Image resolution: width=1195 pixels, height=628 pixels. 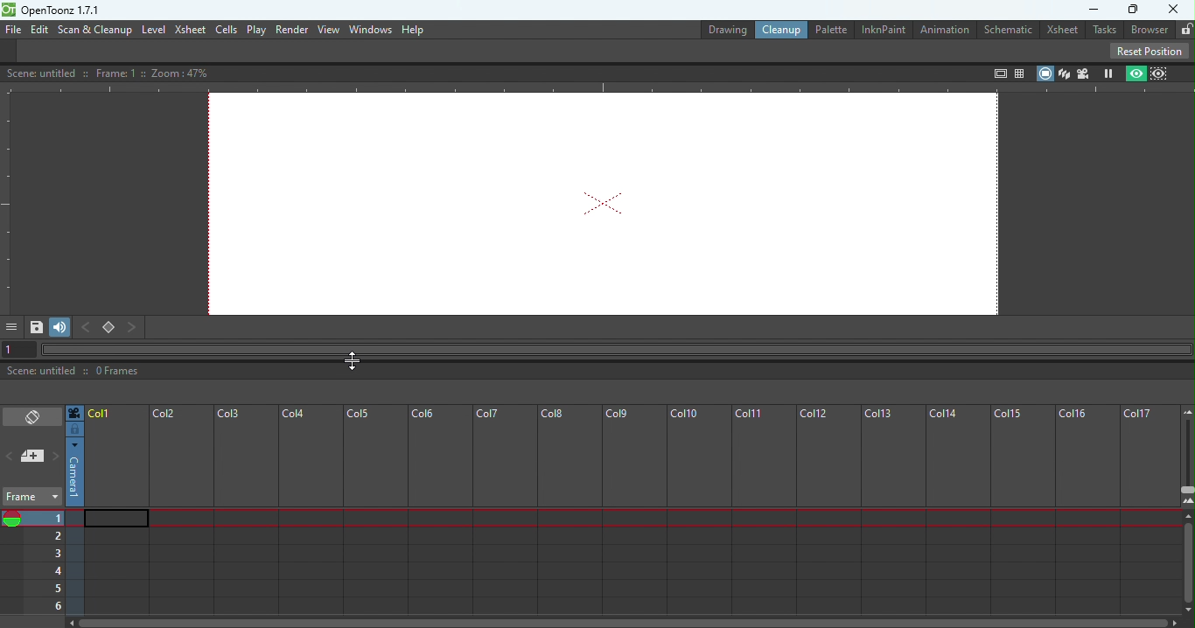 What do you see at coordinates (626, 622) in the screenshot?
I see `Horizontal scroll bar` at bounding box center [626, 622].